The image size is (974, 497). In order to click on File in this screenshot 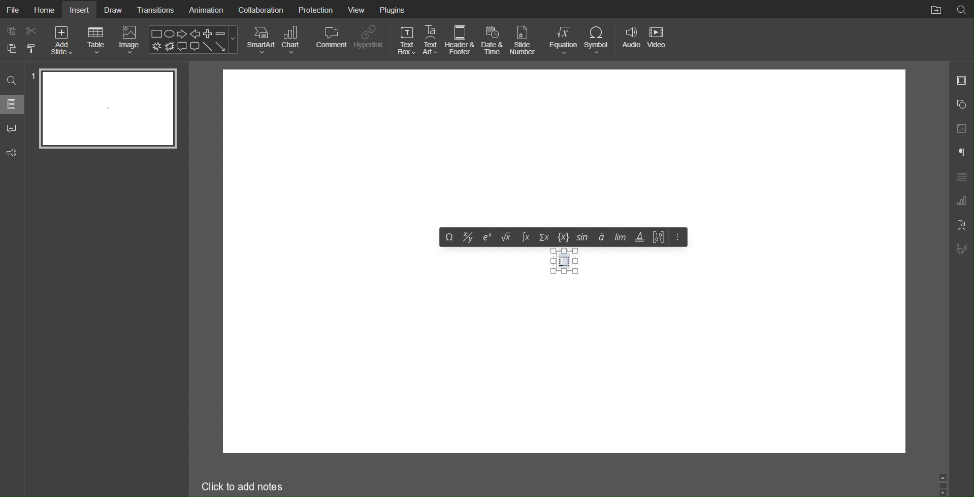, I will do `click(14, 9)`.